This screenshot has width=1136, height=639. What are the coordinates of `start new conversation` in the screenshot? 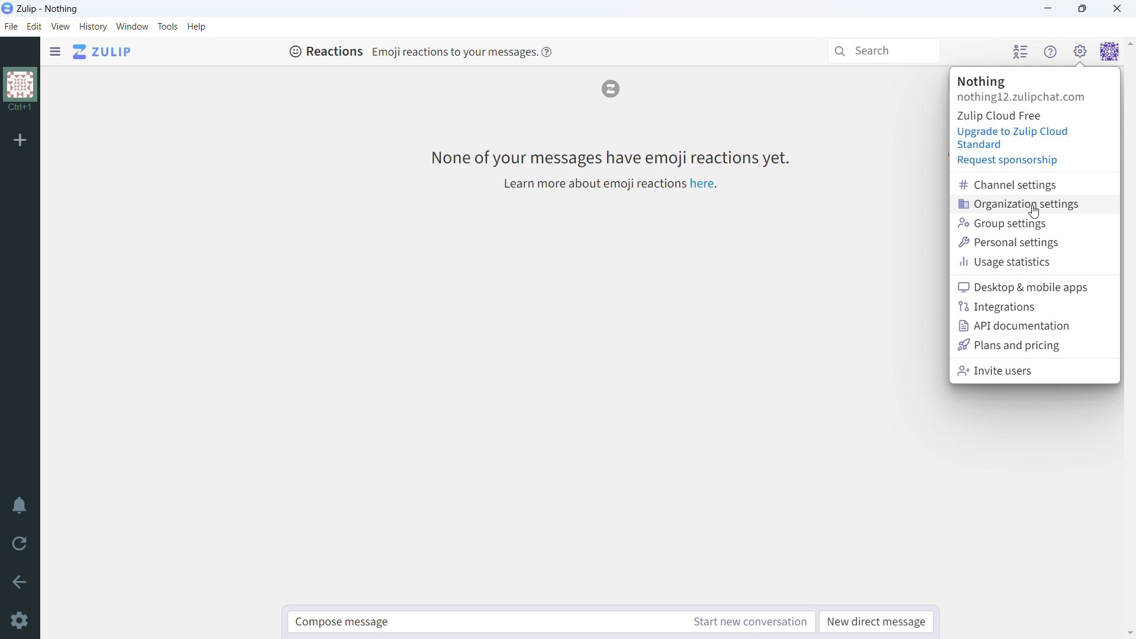 It's located at (749, 622).